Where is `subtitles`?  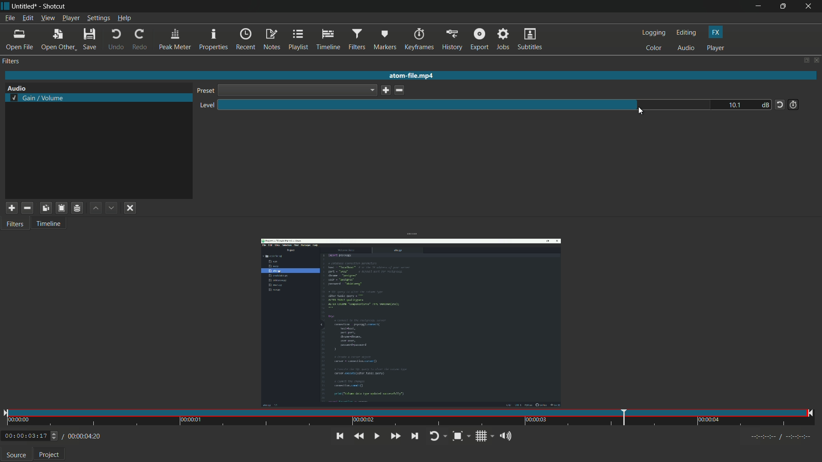
subtitles is located at coordinates (531, 40).